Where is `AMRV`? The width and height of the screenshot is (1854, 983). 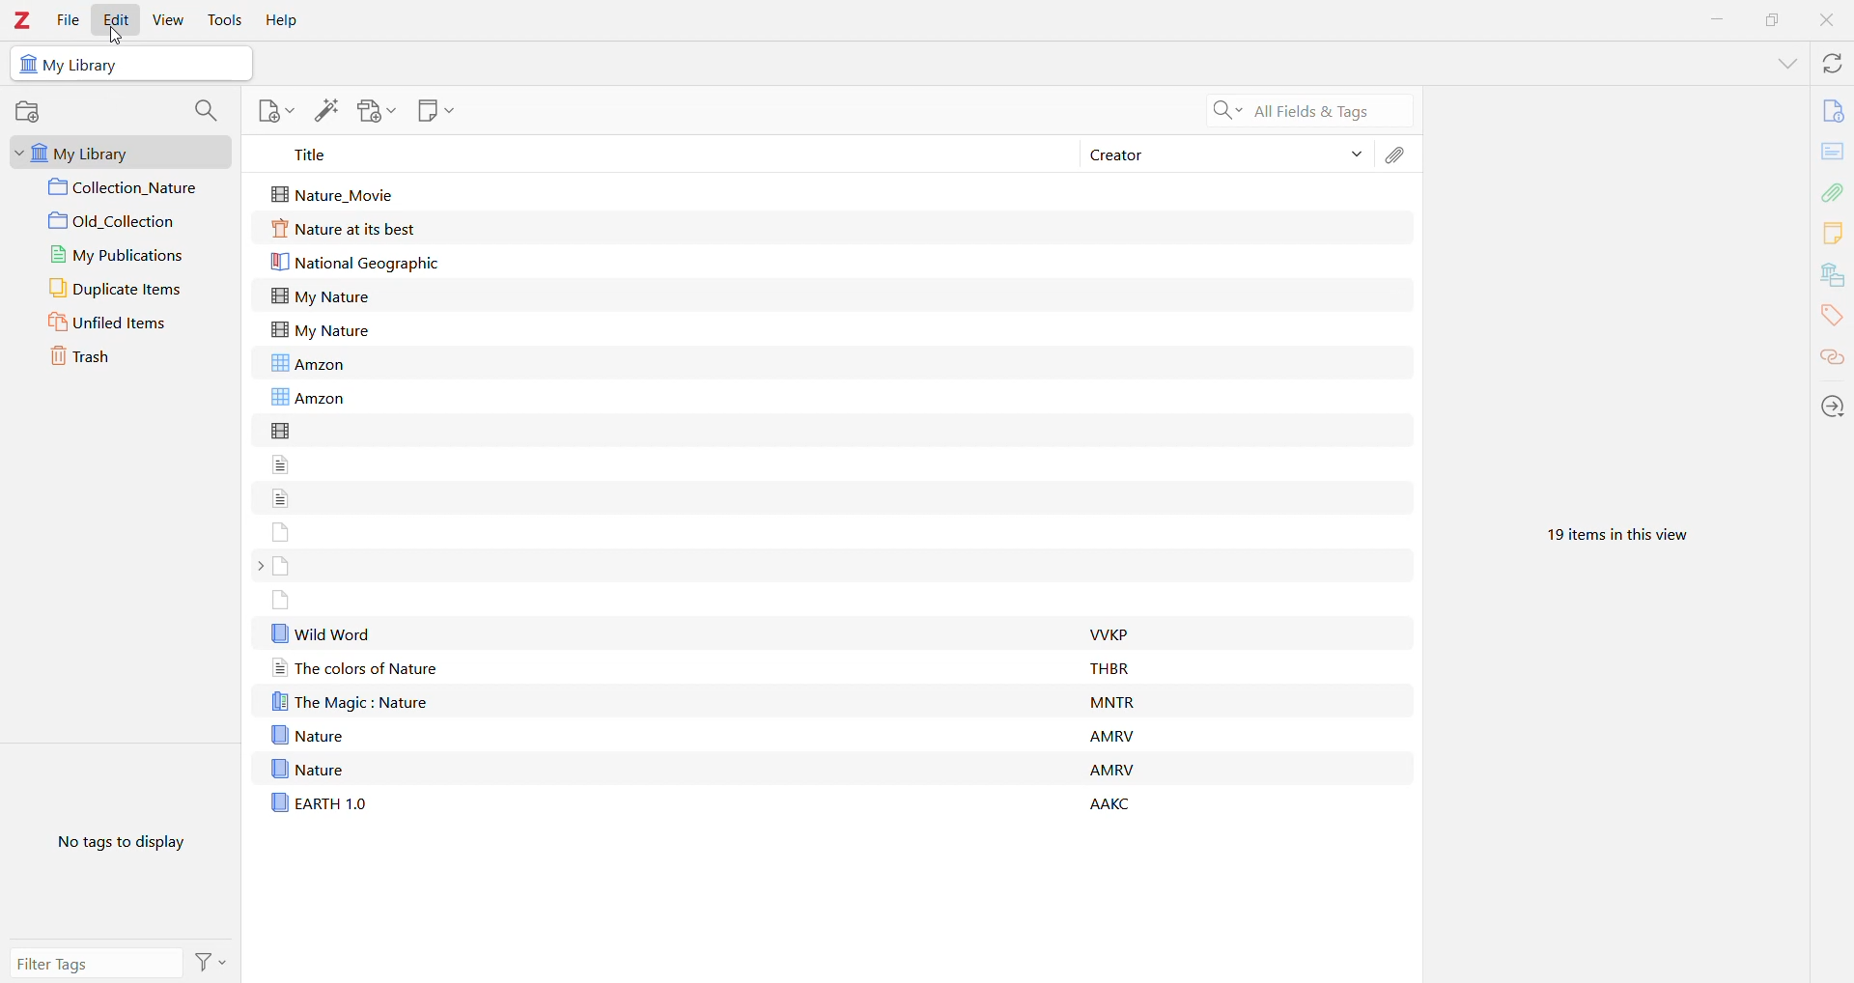 AMRV is located at coordinates (1112, 769).